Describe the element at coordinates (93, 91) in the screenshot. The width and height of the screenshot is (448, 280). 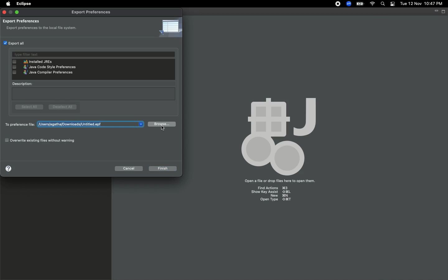
I see `Description` at that location.